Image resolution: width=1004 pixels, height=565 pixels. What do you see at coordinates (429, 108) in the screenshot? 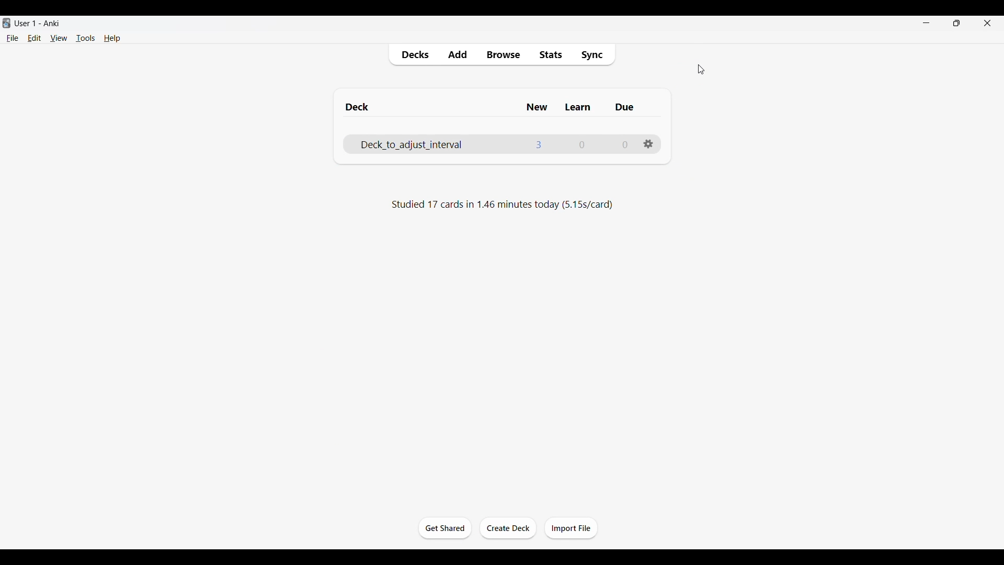
I see `Deck column` at bounding box center [429, 108].